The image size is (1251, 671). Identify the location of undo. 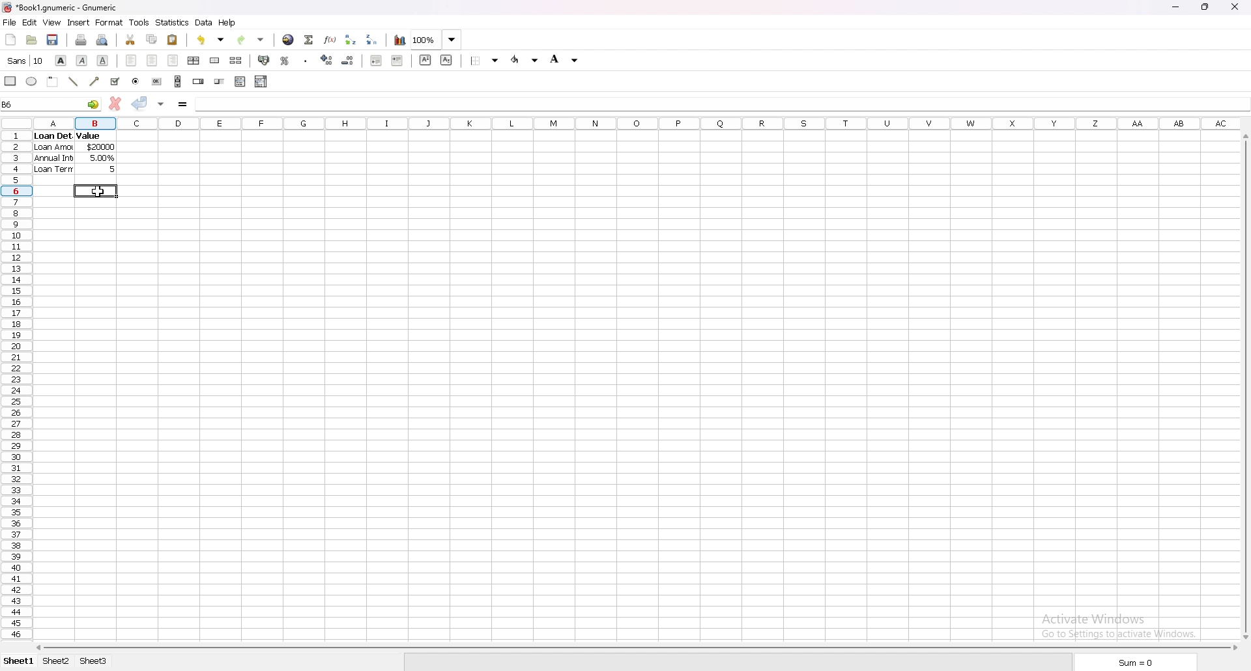
(211, 40).